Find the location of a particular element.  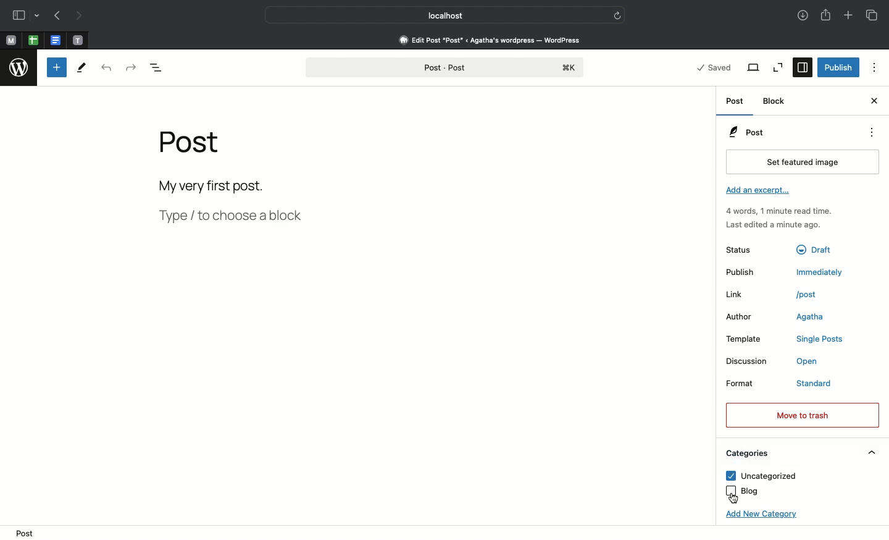

Tabs is located at coordinates (874, 15).